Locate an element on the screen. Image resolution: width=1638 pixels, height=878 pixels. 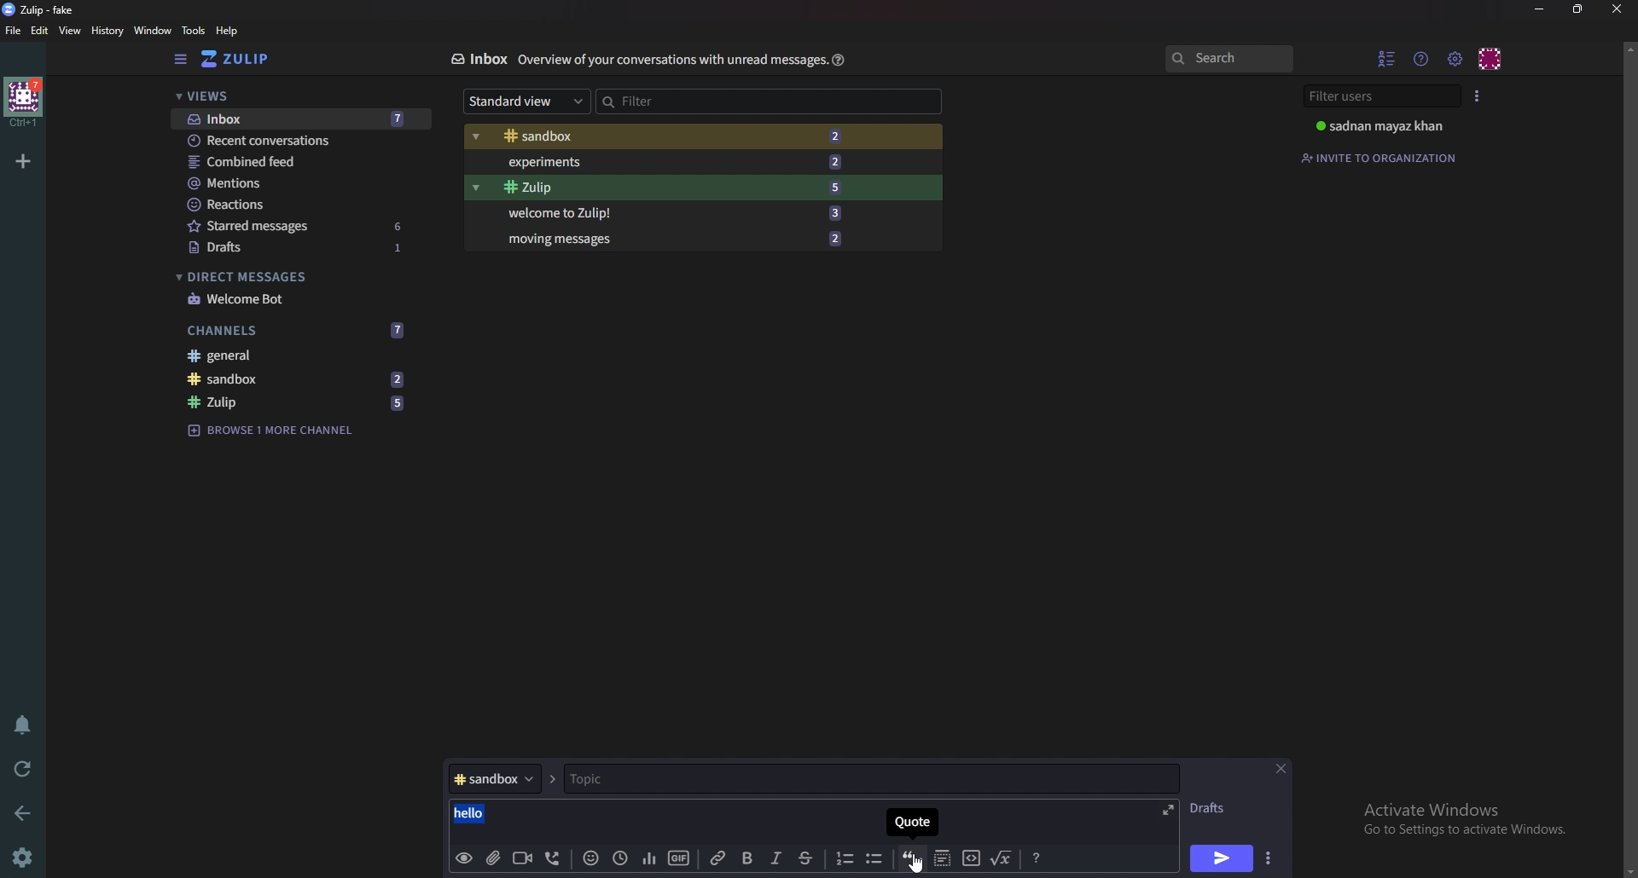
File is located at coordinates (14, 31).